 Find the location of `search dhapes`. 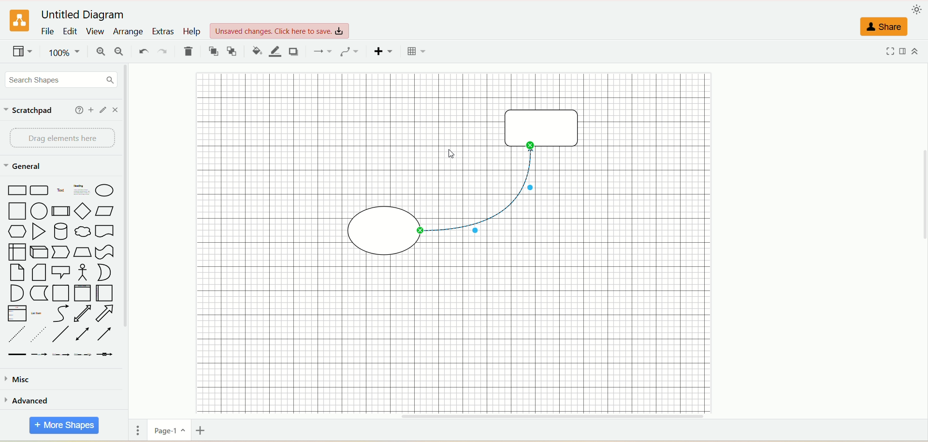

search dhapes is located at coordinates (58, 81).